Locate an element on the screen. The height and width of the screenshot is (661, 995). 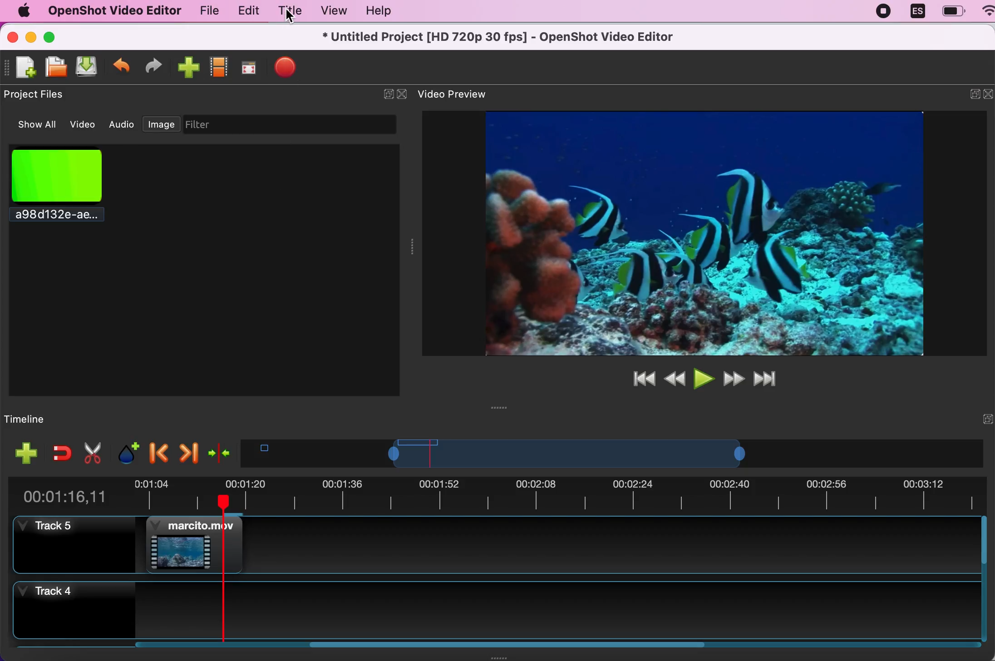
add track is located at coordinates (24, 453).